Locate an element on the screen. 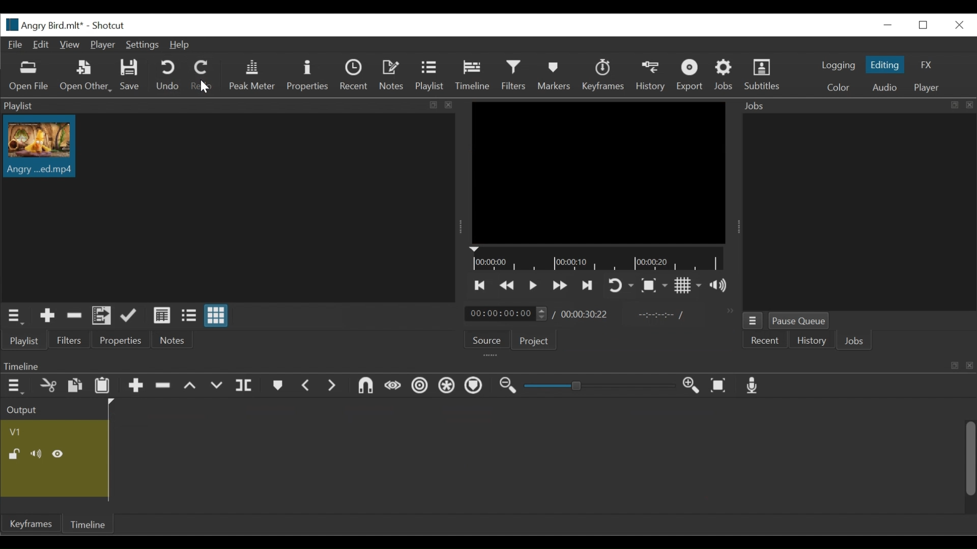  Toggle zoom is located at coordinates (654, 286).